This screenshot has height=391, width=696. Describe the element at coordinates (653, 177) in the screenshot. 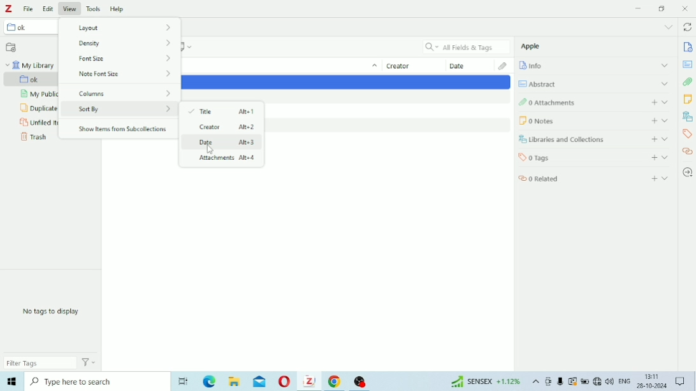

I see `add` at that location.